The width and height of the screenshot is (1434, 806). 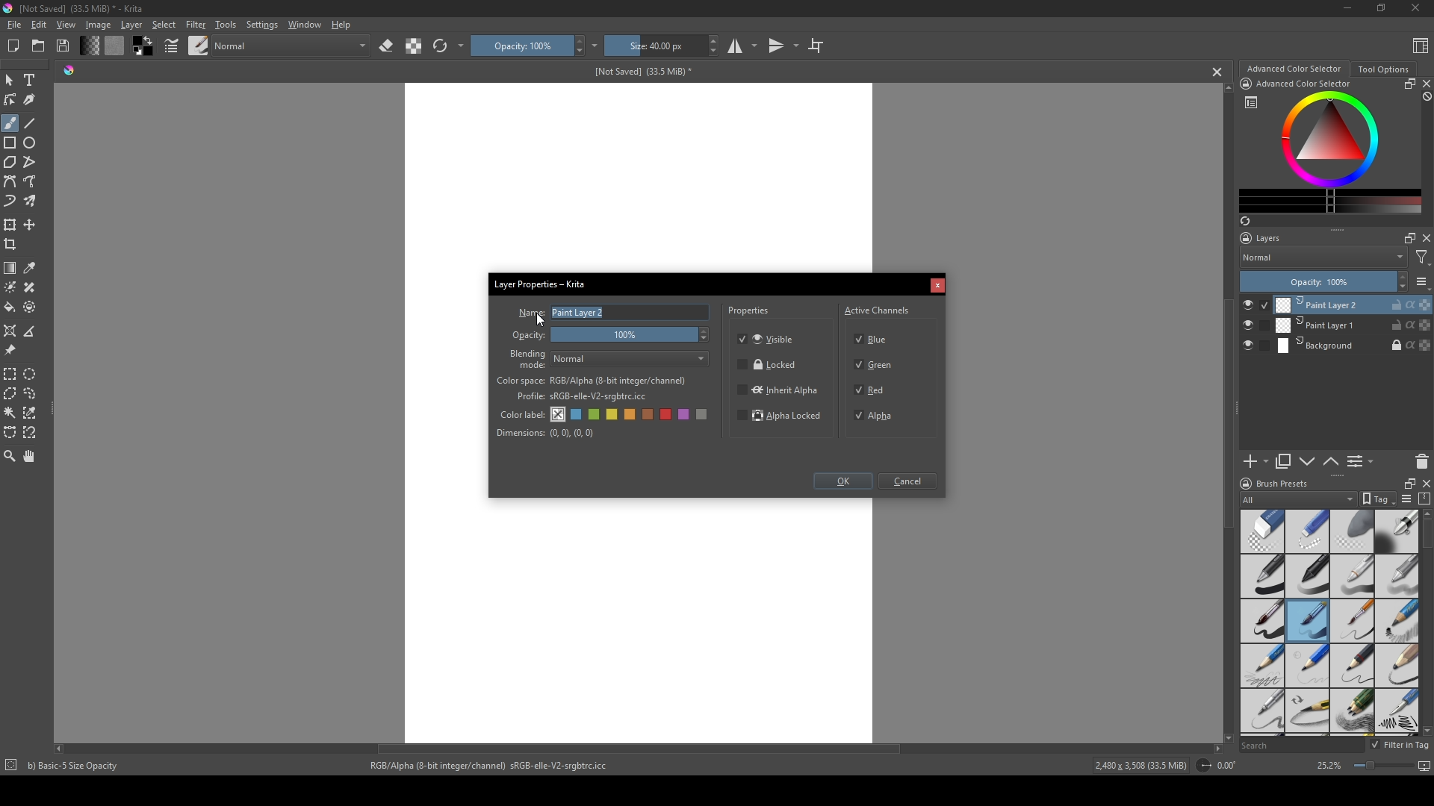 What do you see at coordinates (1306, 531) in the screenshot?
I see `hard eraser` at bounding box center [1306, 531].